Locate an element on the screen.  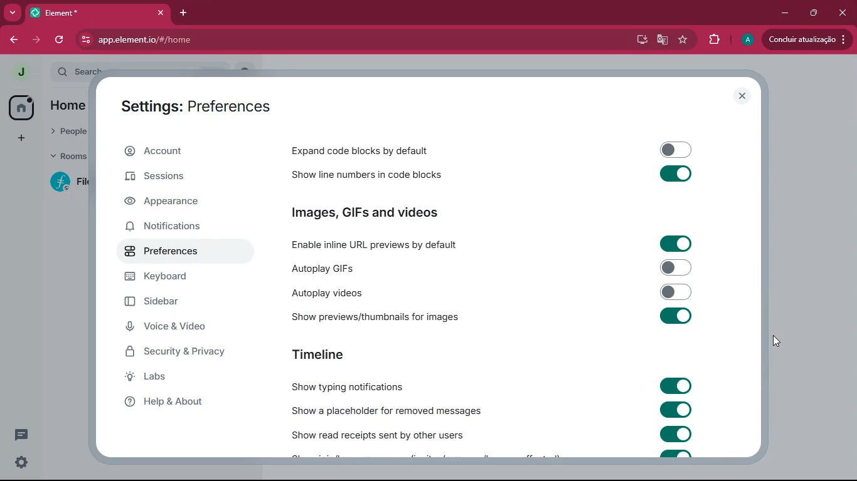
show typing notifications is located at coordinates (348, 385).